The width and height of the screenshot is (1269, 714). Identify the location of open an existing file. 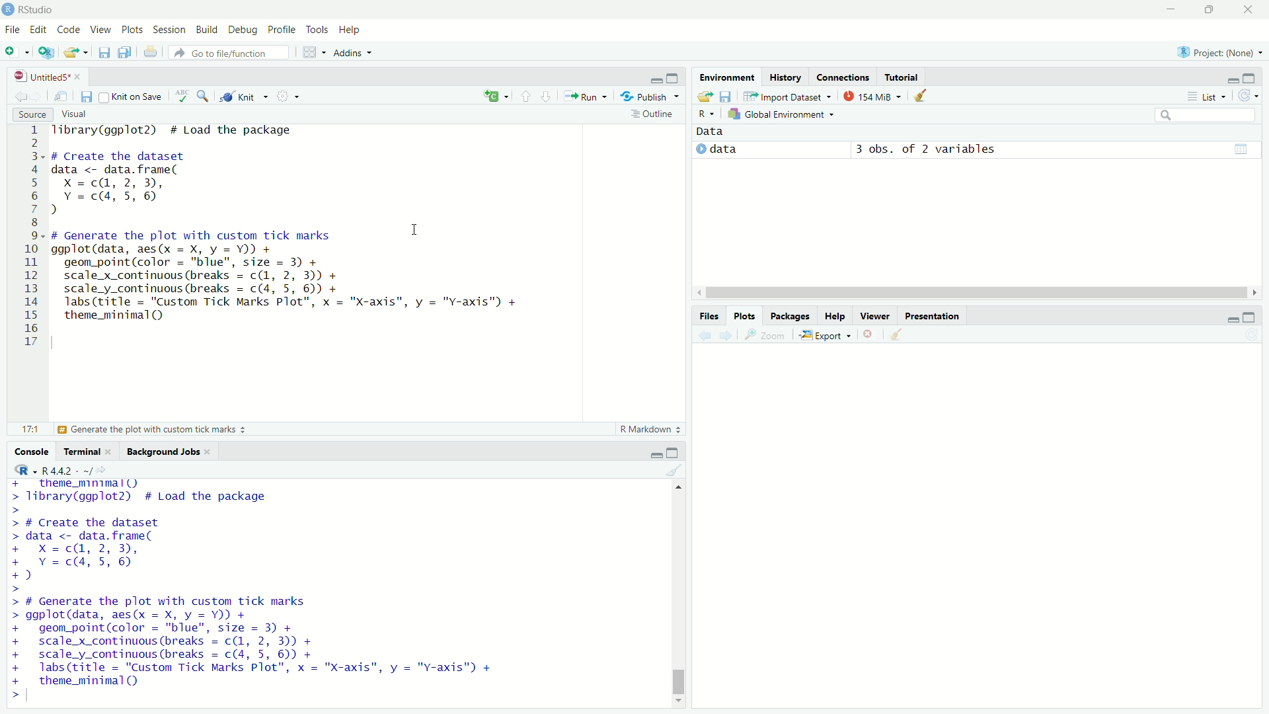
(78, 52).